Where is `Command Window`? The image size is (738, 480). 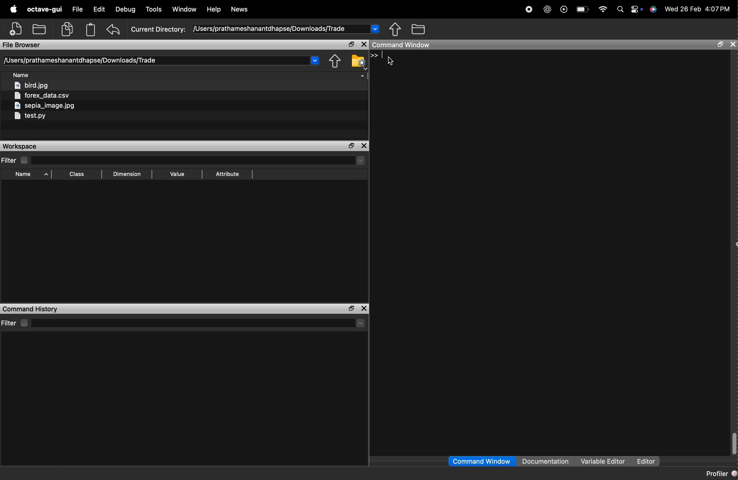 Command Window is located at coordinates (401, 45).